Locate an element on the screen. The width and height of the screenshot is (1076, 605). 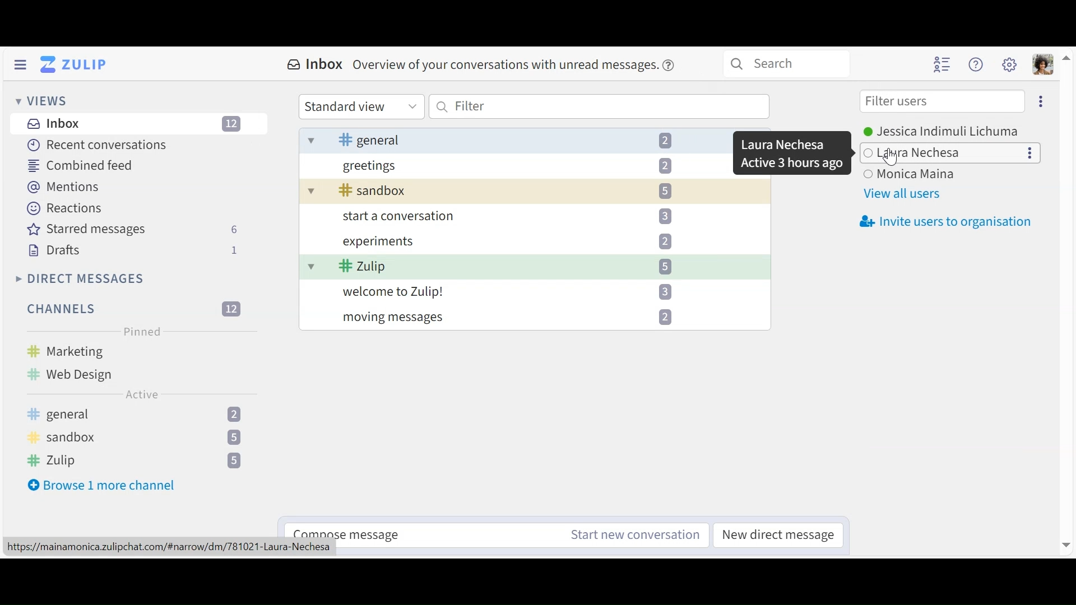
sandbox is located at coordinates (134, 438).